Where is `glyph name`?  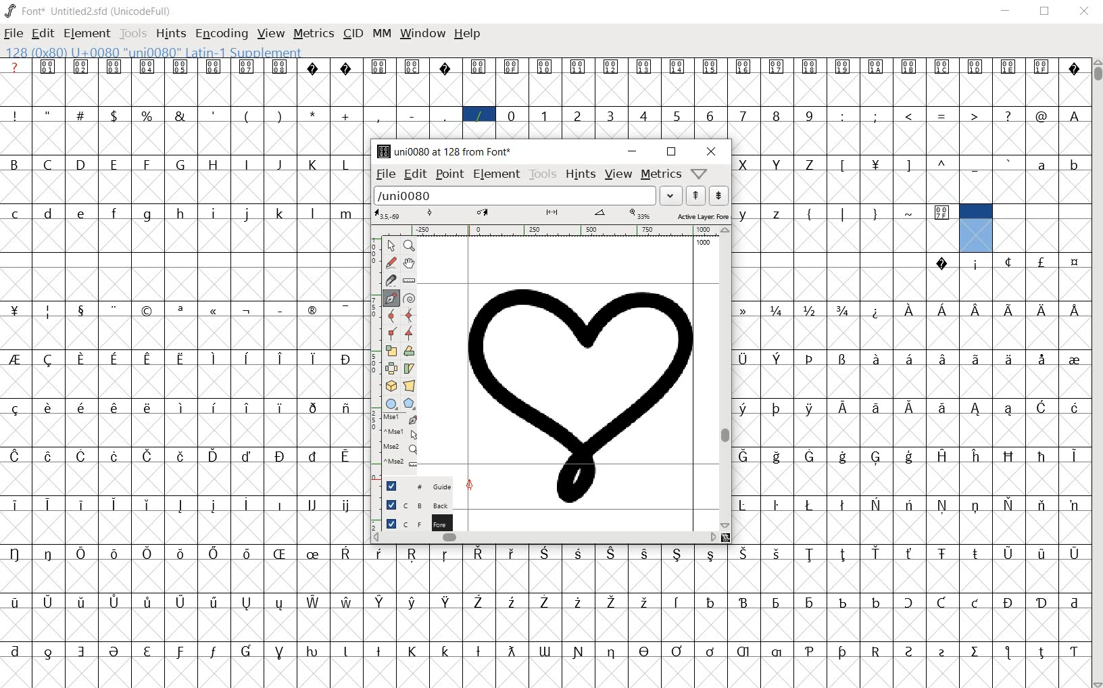 glyph name is located at coordinates (440, 151).